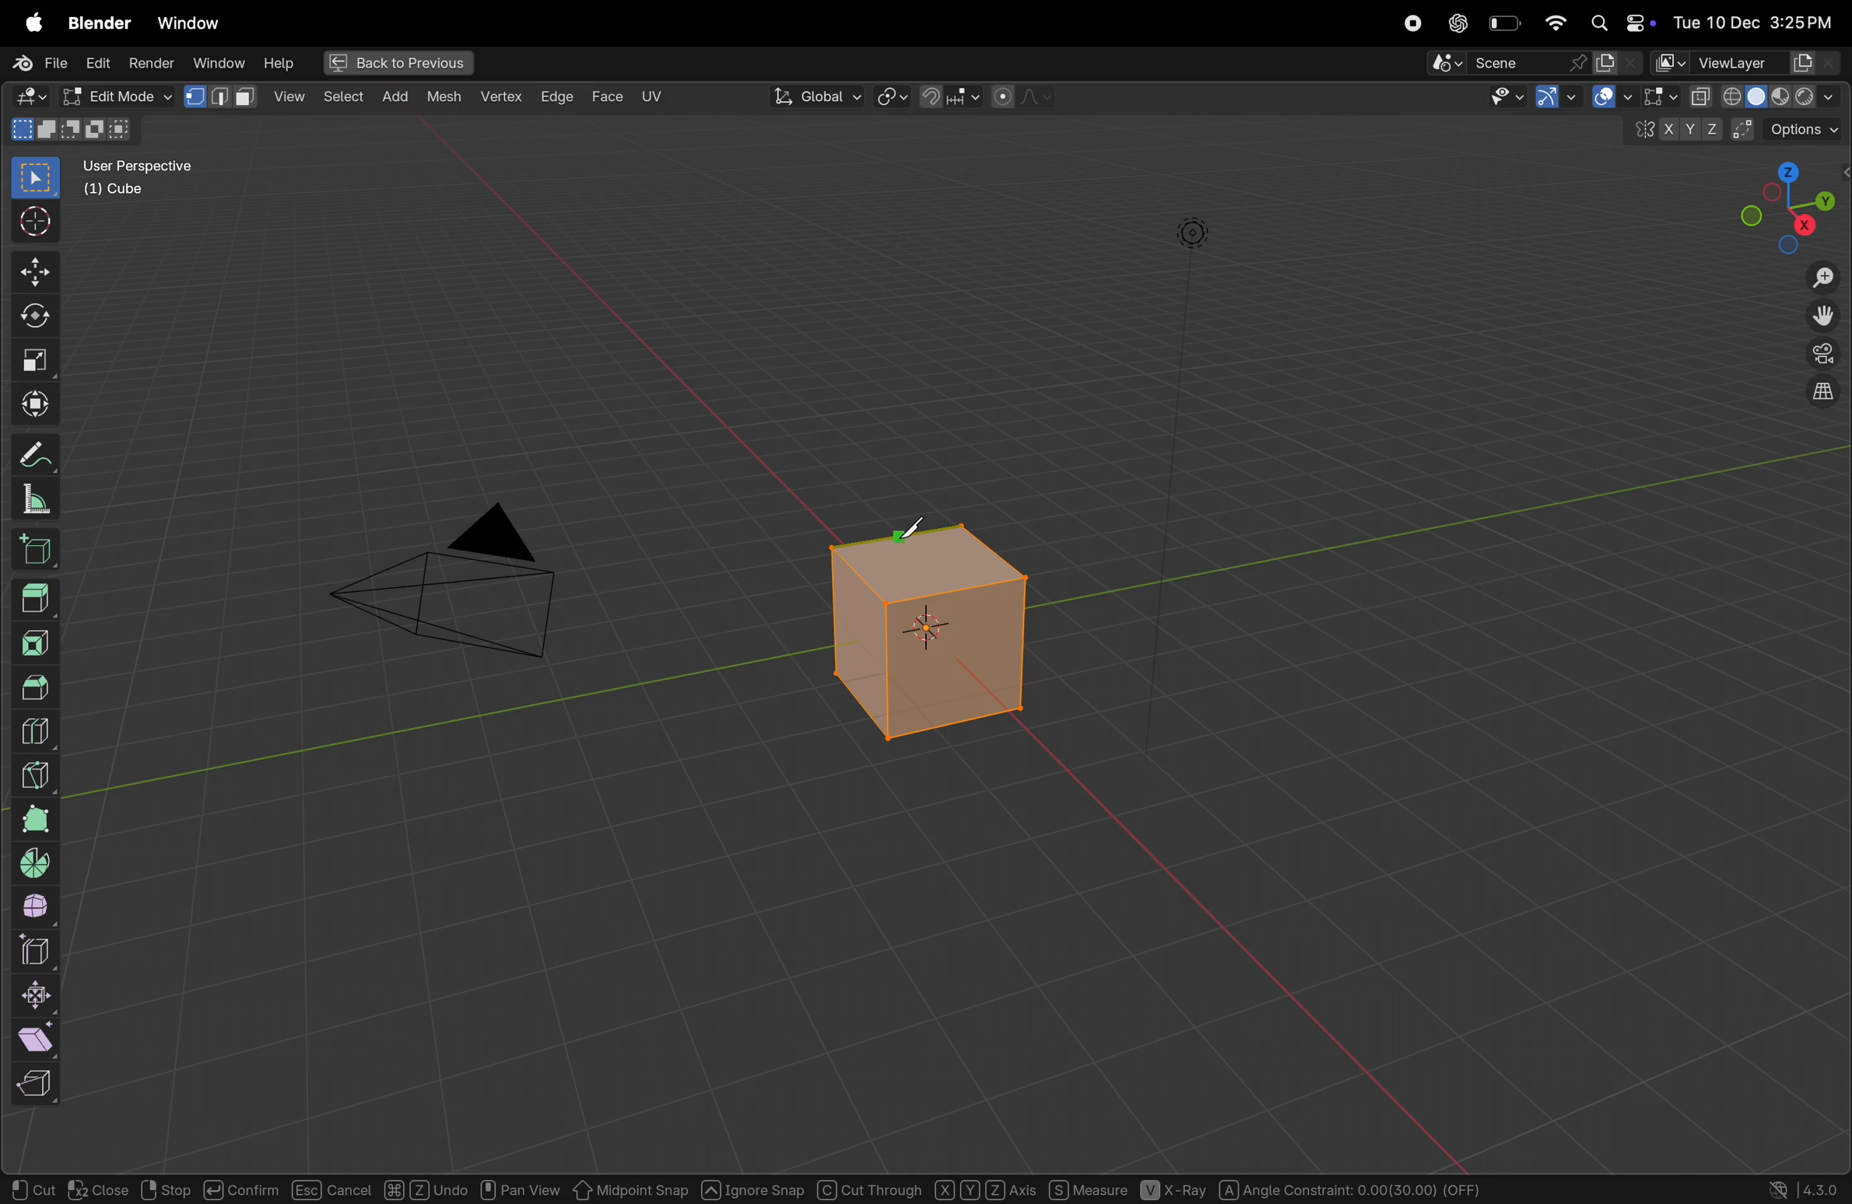 The image size is (1852, 1204). Describe the element at coordinates (631, 1189) in the screenshot. I see `Midpoint Snap` at that location.